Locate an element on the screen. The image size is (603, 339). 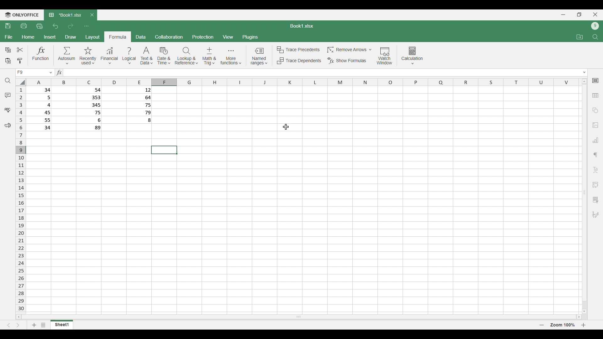
Filled cells is located at coordinates (41, 109).